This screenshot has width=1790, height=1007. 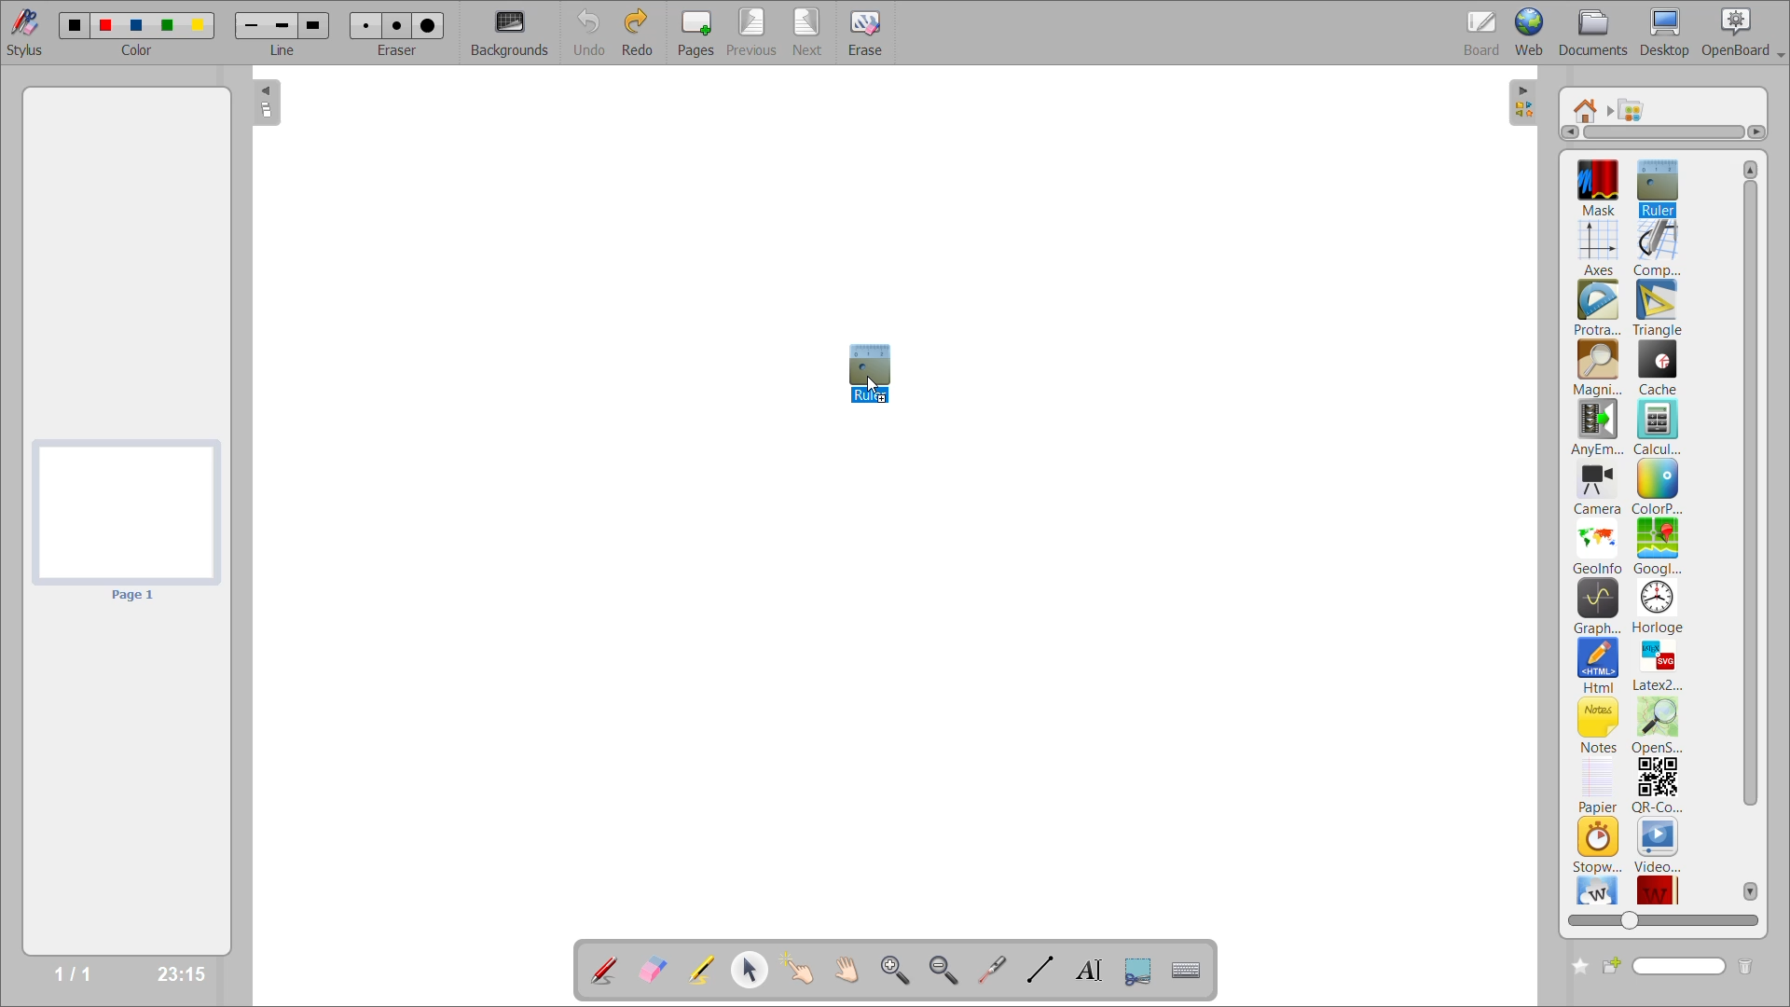 I want to click on draw lines, so click(x=1038, y=969).